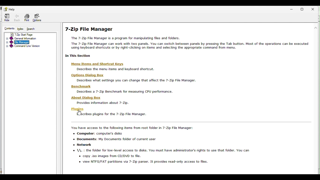  What do you see at coordinates (304, 9) in the screenshot?
I see `restore` at bounding box center [304, 9].